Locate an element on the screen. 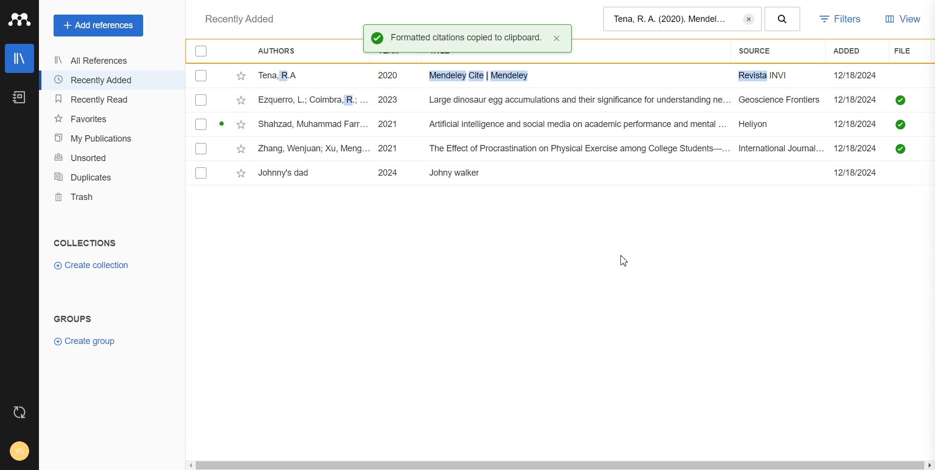 The width and height of the screenshot is (935, 470). GROUPS is located at coordinates (73, 318).